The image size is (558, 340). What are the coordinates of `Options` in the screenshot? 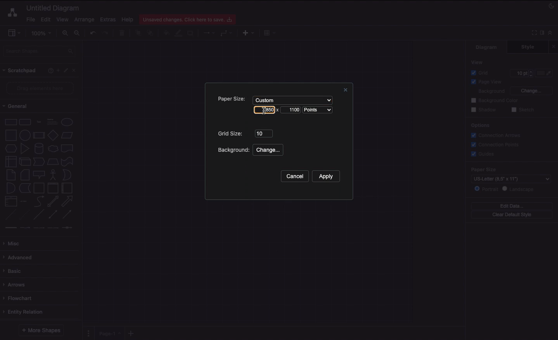 It's located at (480, 125).